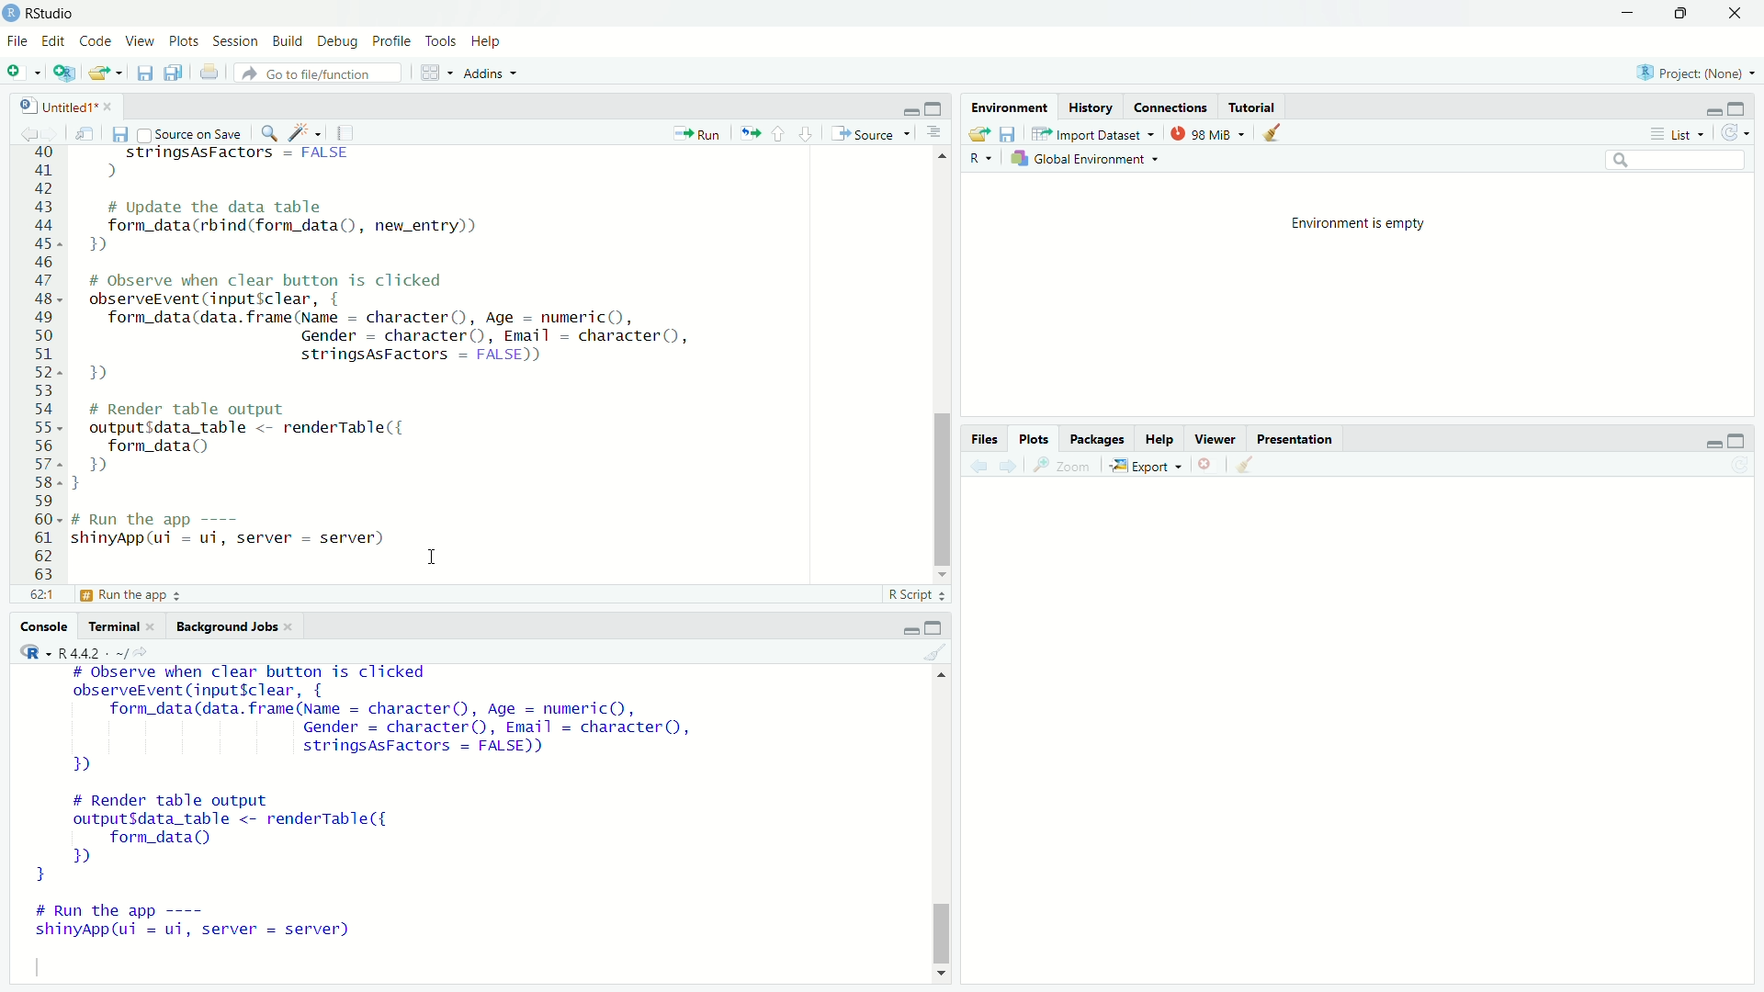 The image size is (1764, 992). Describe the element at coordinates (242, 531) in the screenshot. I see `code to run the app` at that location.